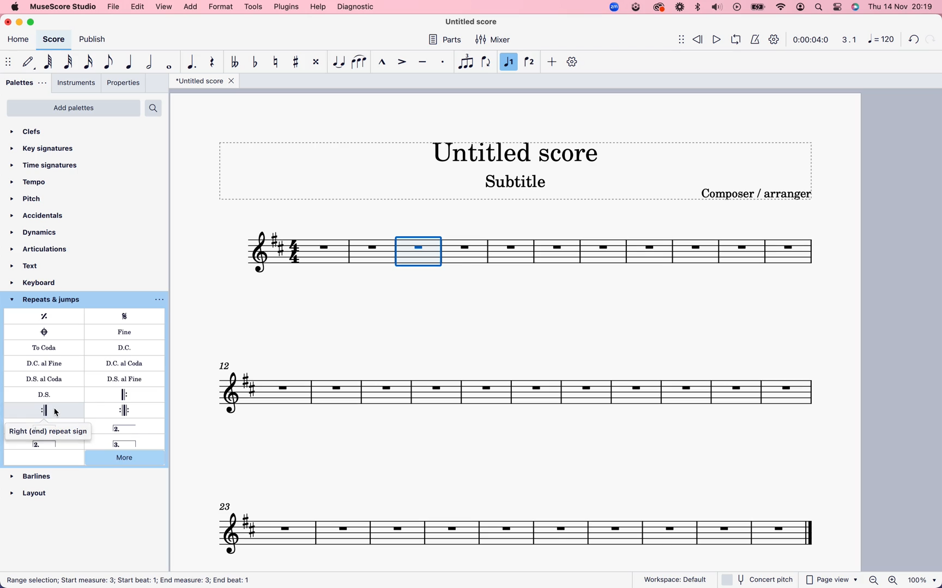 The height and width of the screenshot is (588, 942). I want to click on 32nd note, so click(70, 62).